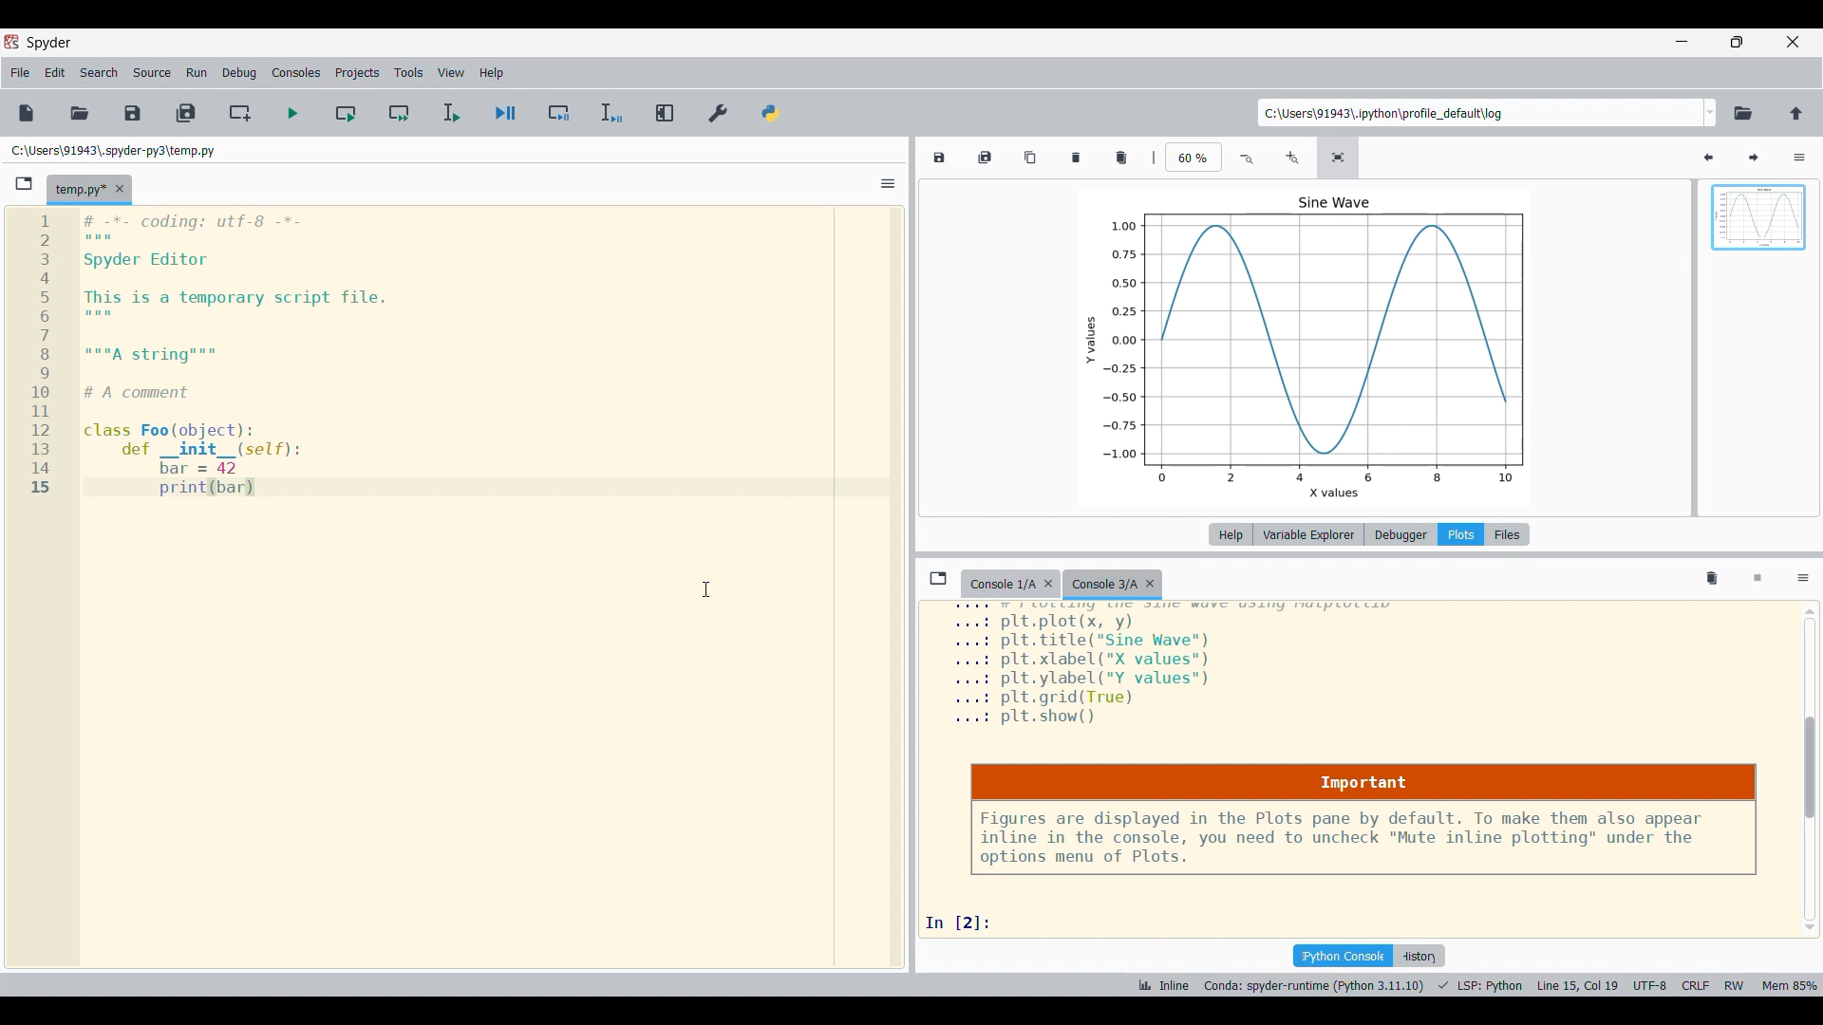 The height and width of the screenshot is (1025, 1823). What do you see at coordinates (452, 73) in the screenshot?
I see `View menu` at bounding box center [452, 73].